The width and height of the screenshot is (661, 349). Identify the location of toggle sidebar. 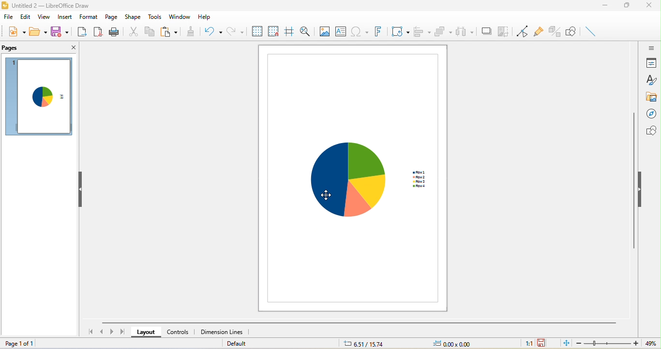
(651, 48).